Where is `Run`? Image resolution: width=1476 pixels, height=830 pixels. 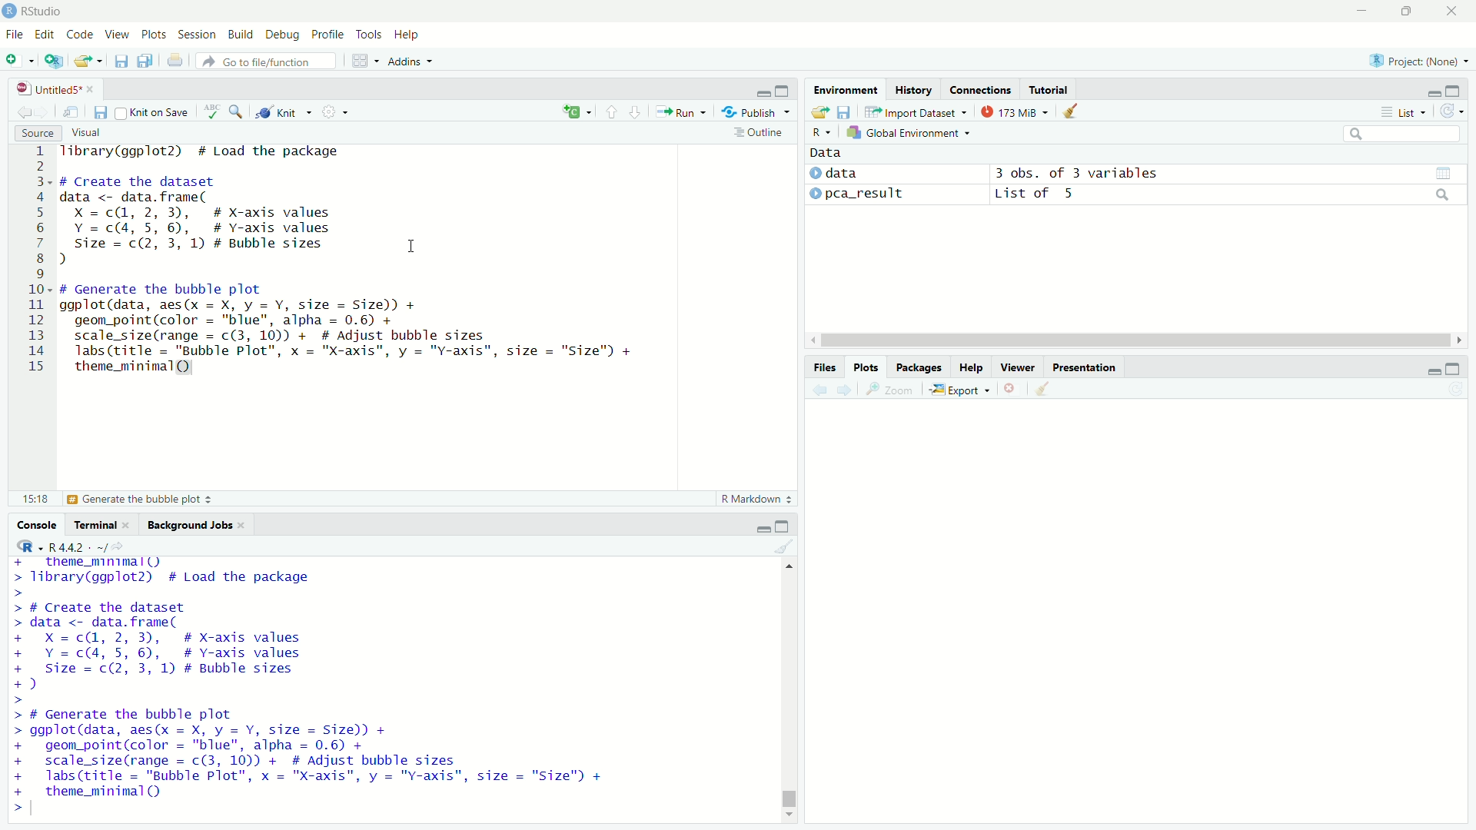 Run is located at coordinates (680, 111).